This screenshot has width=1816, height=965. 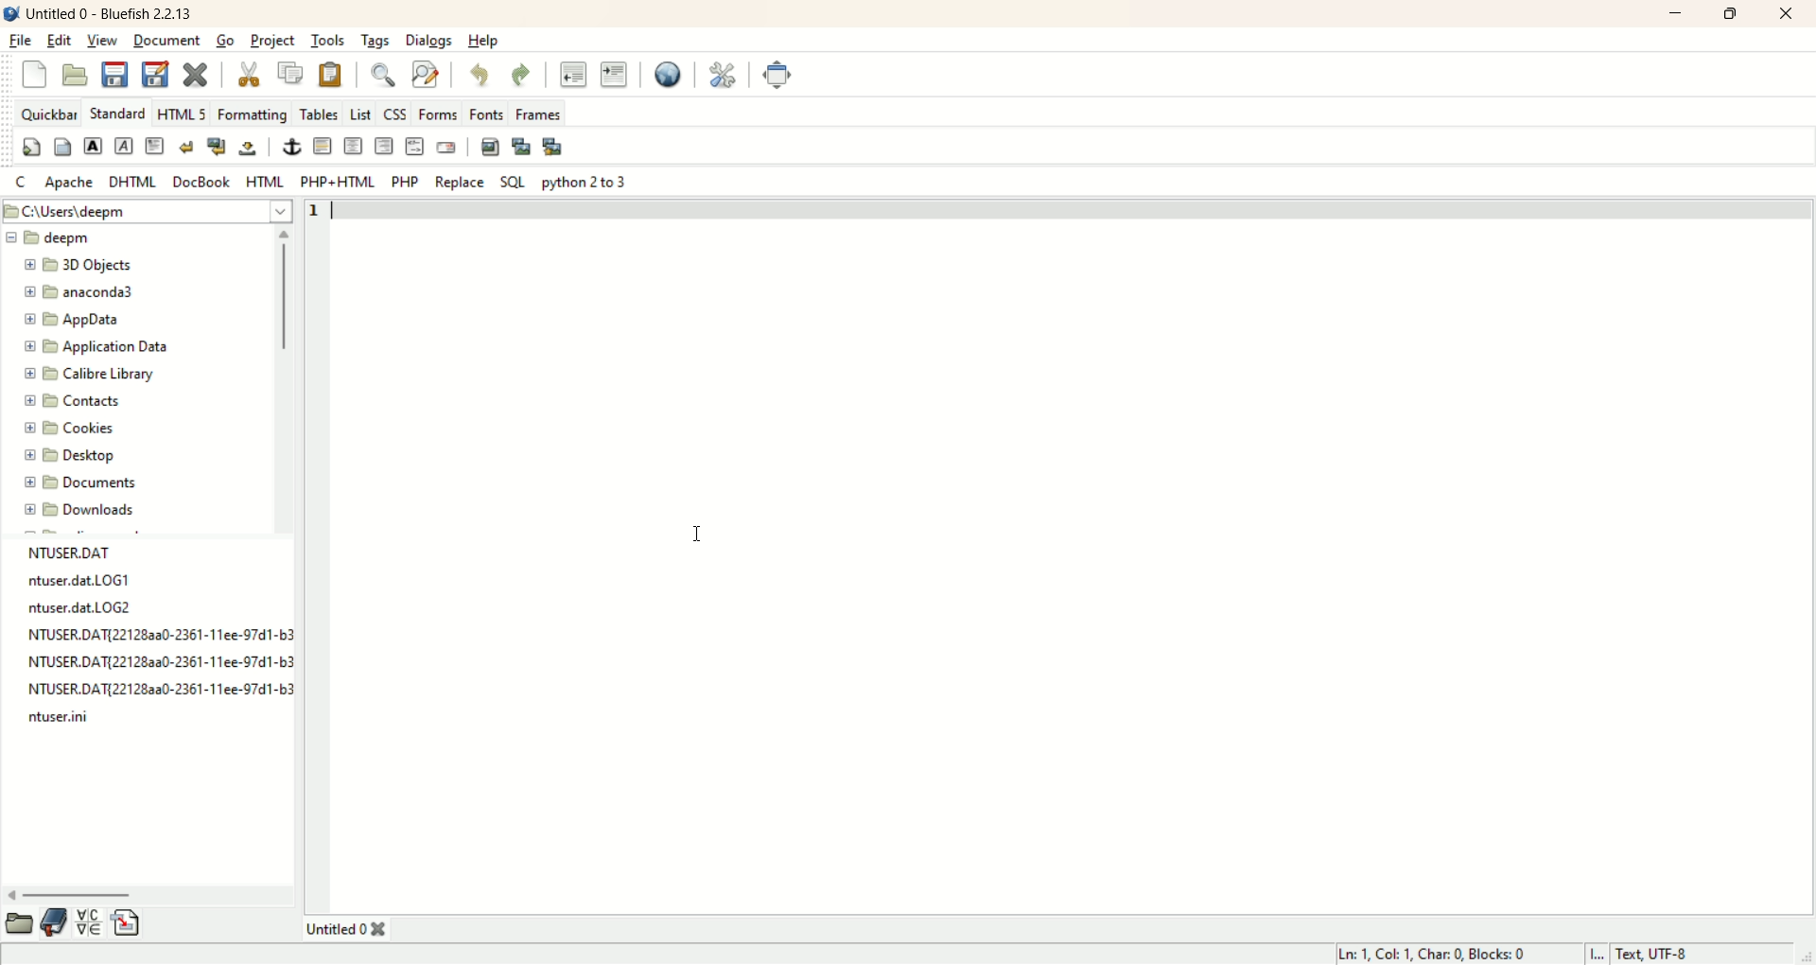 What do you see at coordinates (249, 73) in the screenshot?
I see `cut` at bounding box center [249, 73].